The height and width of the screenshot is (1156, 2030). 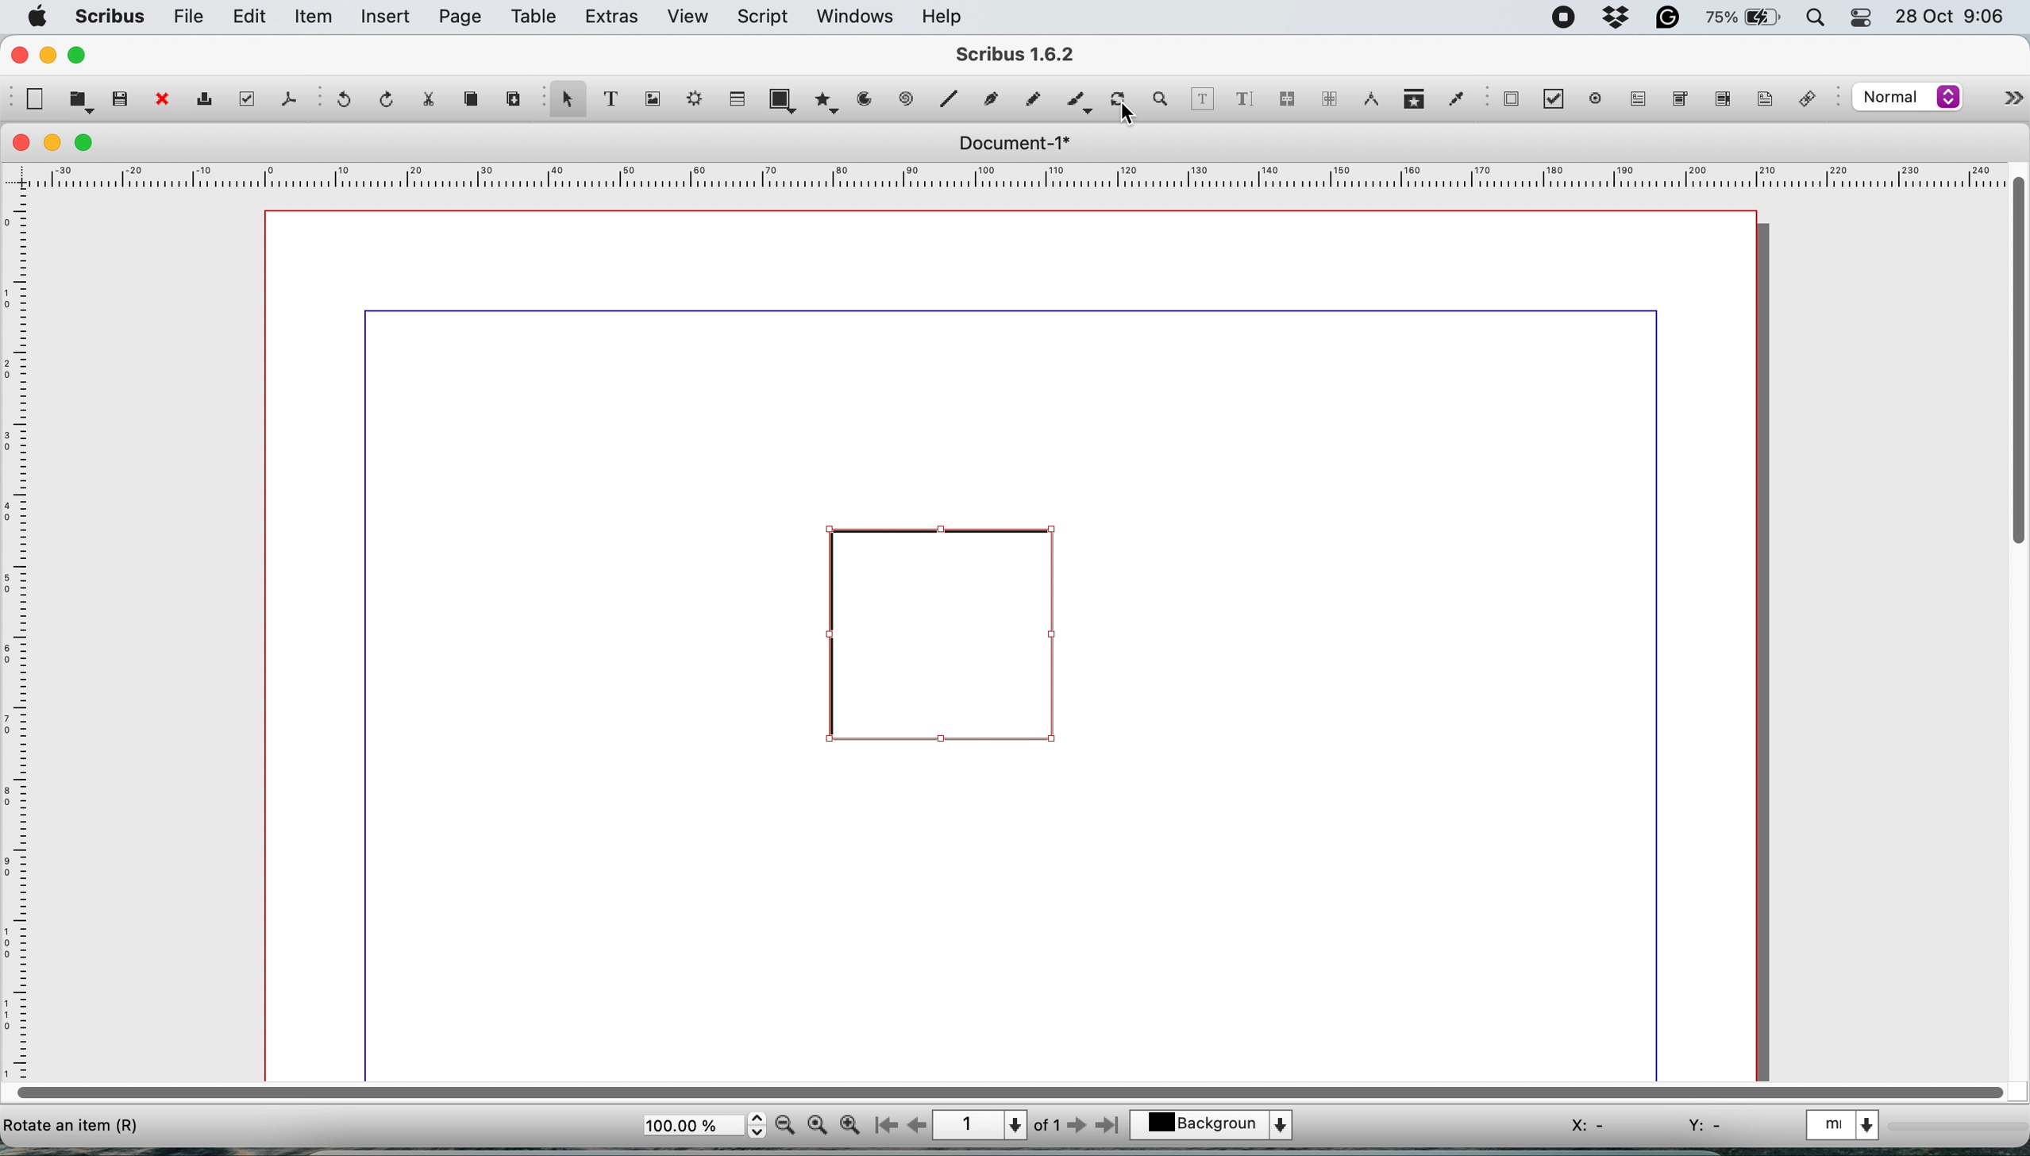 What do you see at coordinates (35, 99) in the screenshot?
I see `new` at bounding box center [35, 99].